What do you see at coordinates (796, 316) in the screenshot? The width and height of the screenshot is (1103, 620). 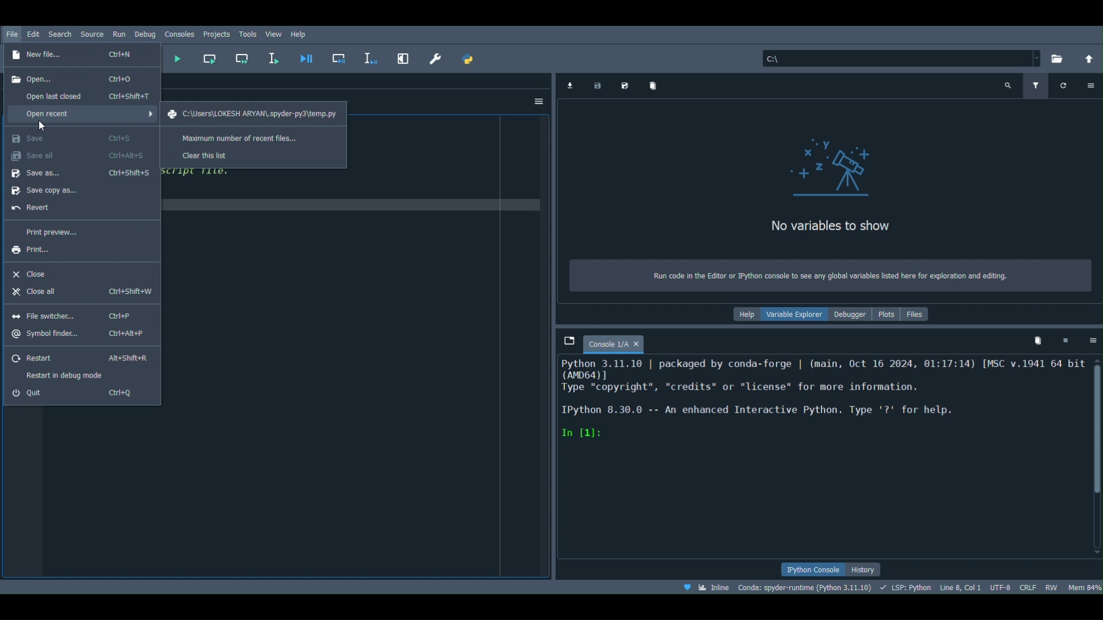 I see `Variable explorer` at bounding box center [796, 316].